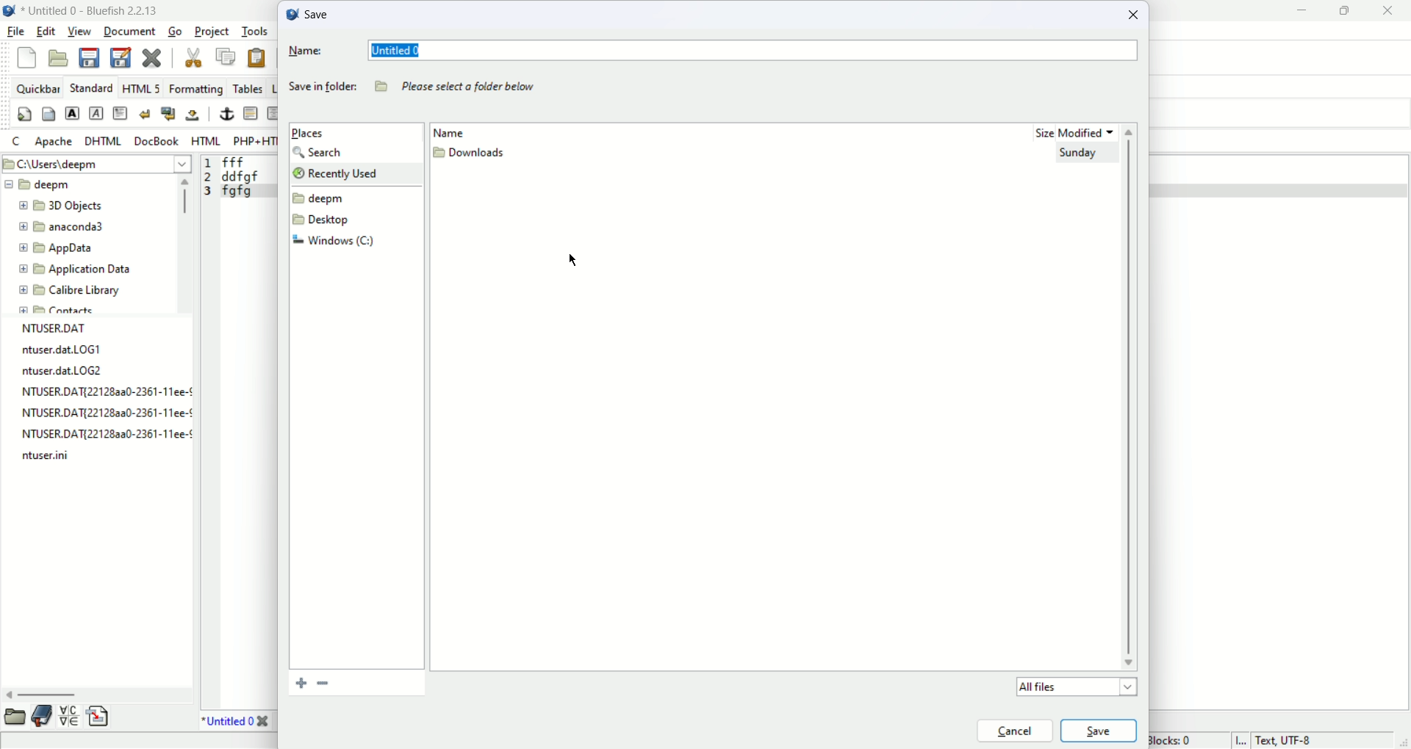 This screenshot has width=1411, height=749. Describe the element at coordinates (89, 57) in the screenshot. I see `save current file` at that location.